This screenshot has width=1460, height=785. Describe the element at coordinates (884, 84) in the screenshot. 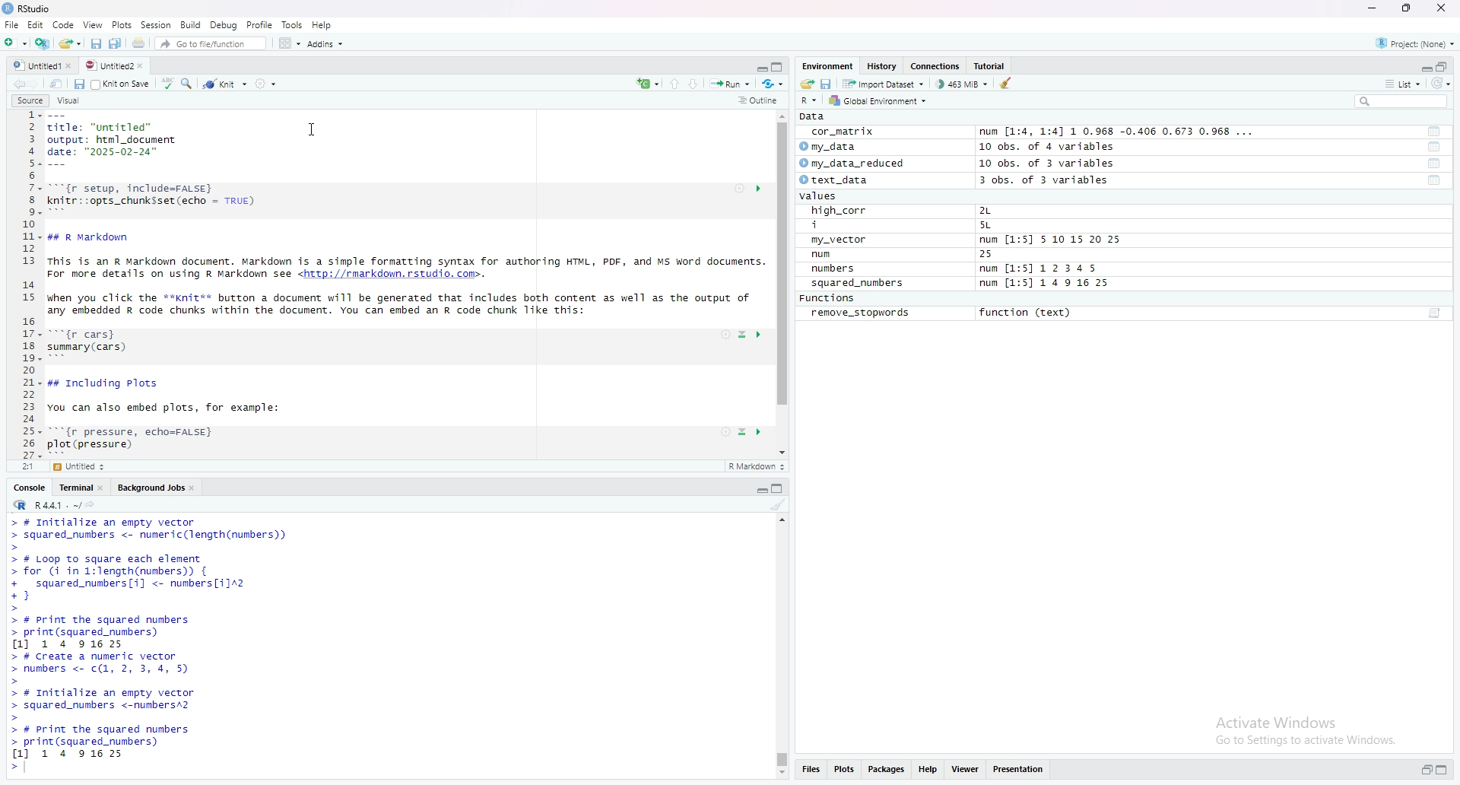

I see `Import dataset` at that location.